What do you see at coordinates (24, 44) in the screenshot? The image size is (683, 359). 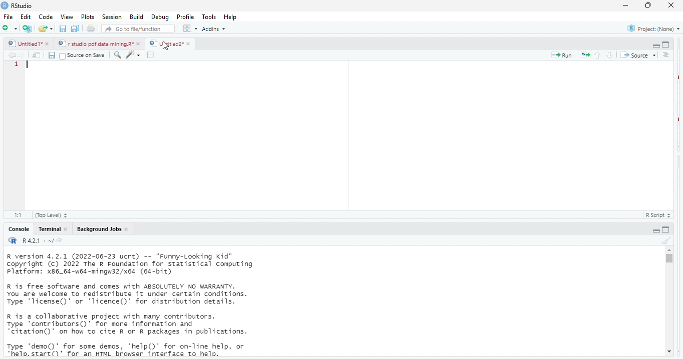 I see `untitled1` at bounding box center [24, 44].